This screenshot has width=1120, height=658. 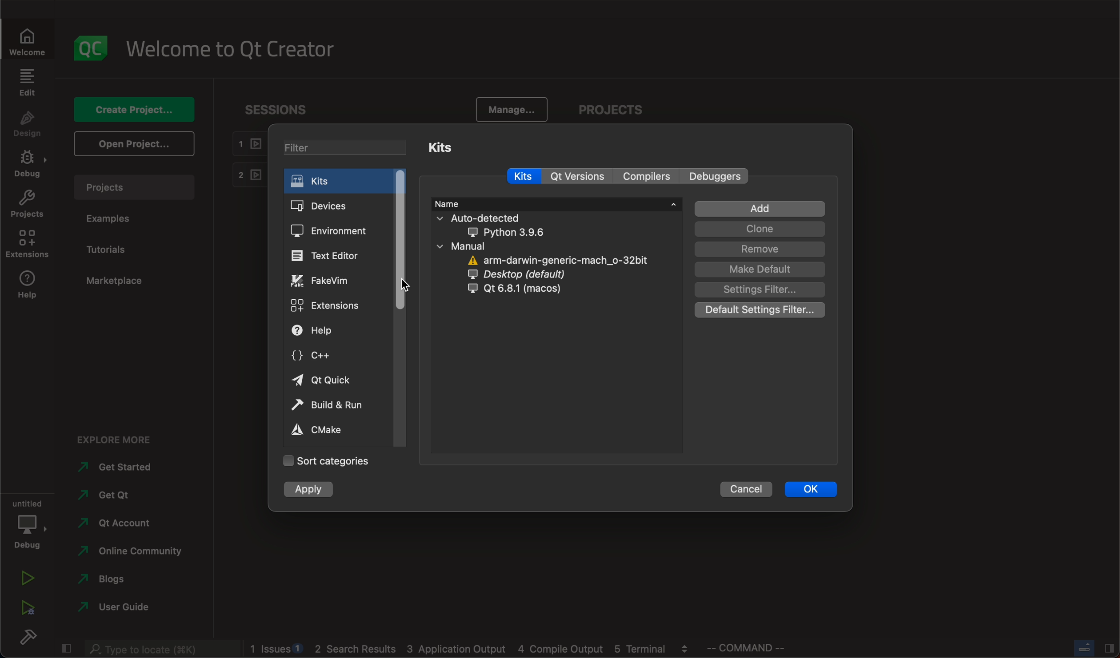 What do you see at coordinates (324, 330) in the screenshot?
I see `help` at bounding box center [324, 330].